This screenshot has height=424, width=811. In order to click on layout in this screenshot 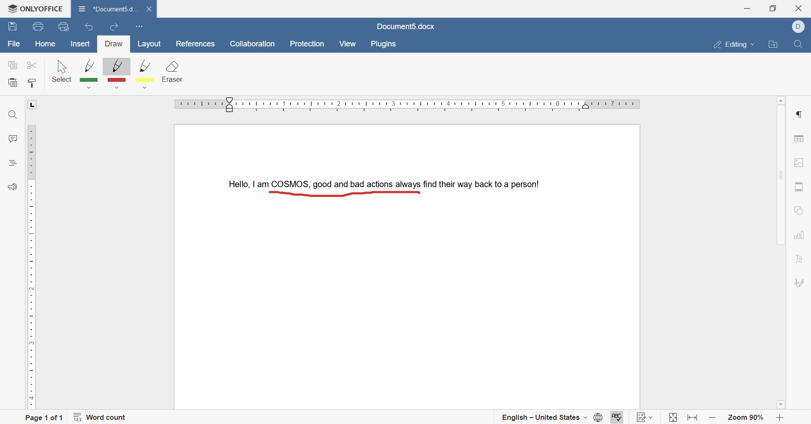, I will do `click(151, 44)`.